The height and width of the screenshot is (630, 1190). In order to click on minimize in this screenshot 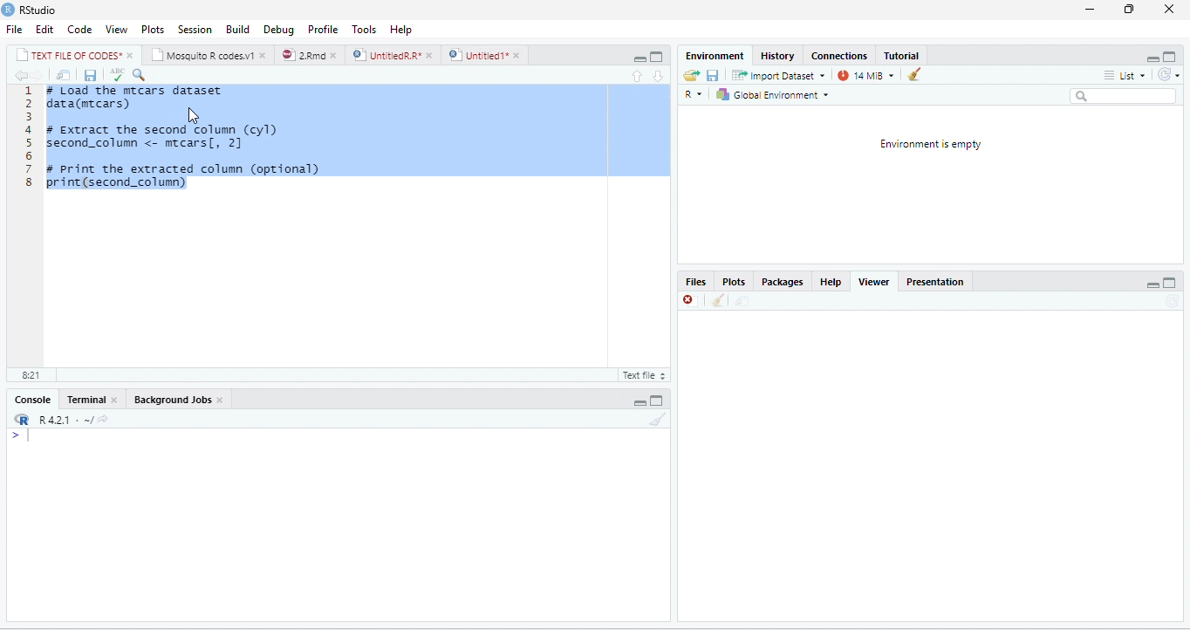, I will do `click(641, 399)`.